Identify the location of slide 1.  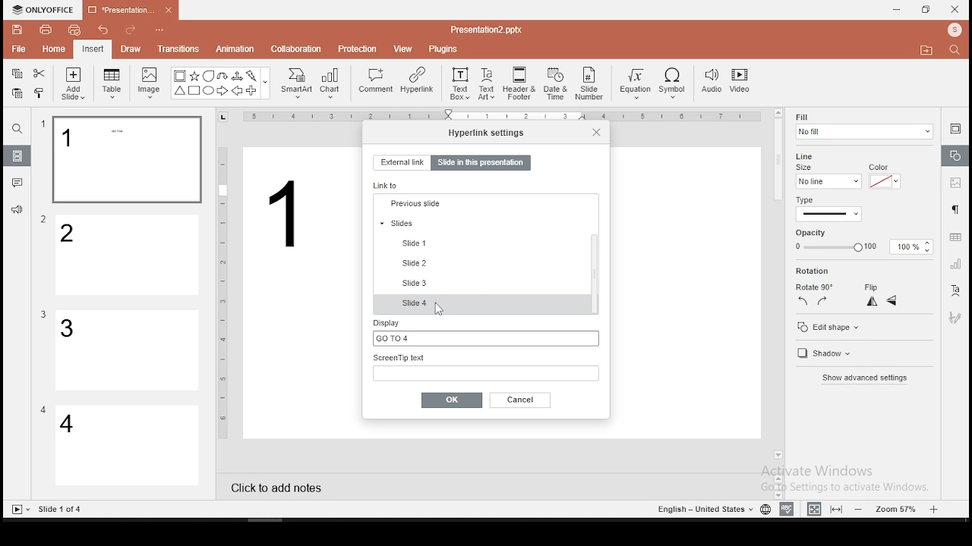
(126, 160).